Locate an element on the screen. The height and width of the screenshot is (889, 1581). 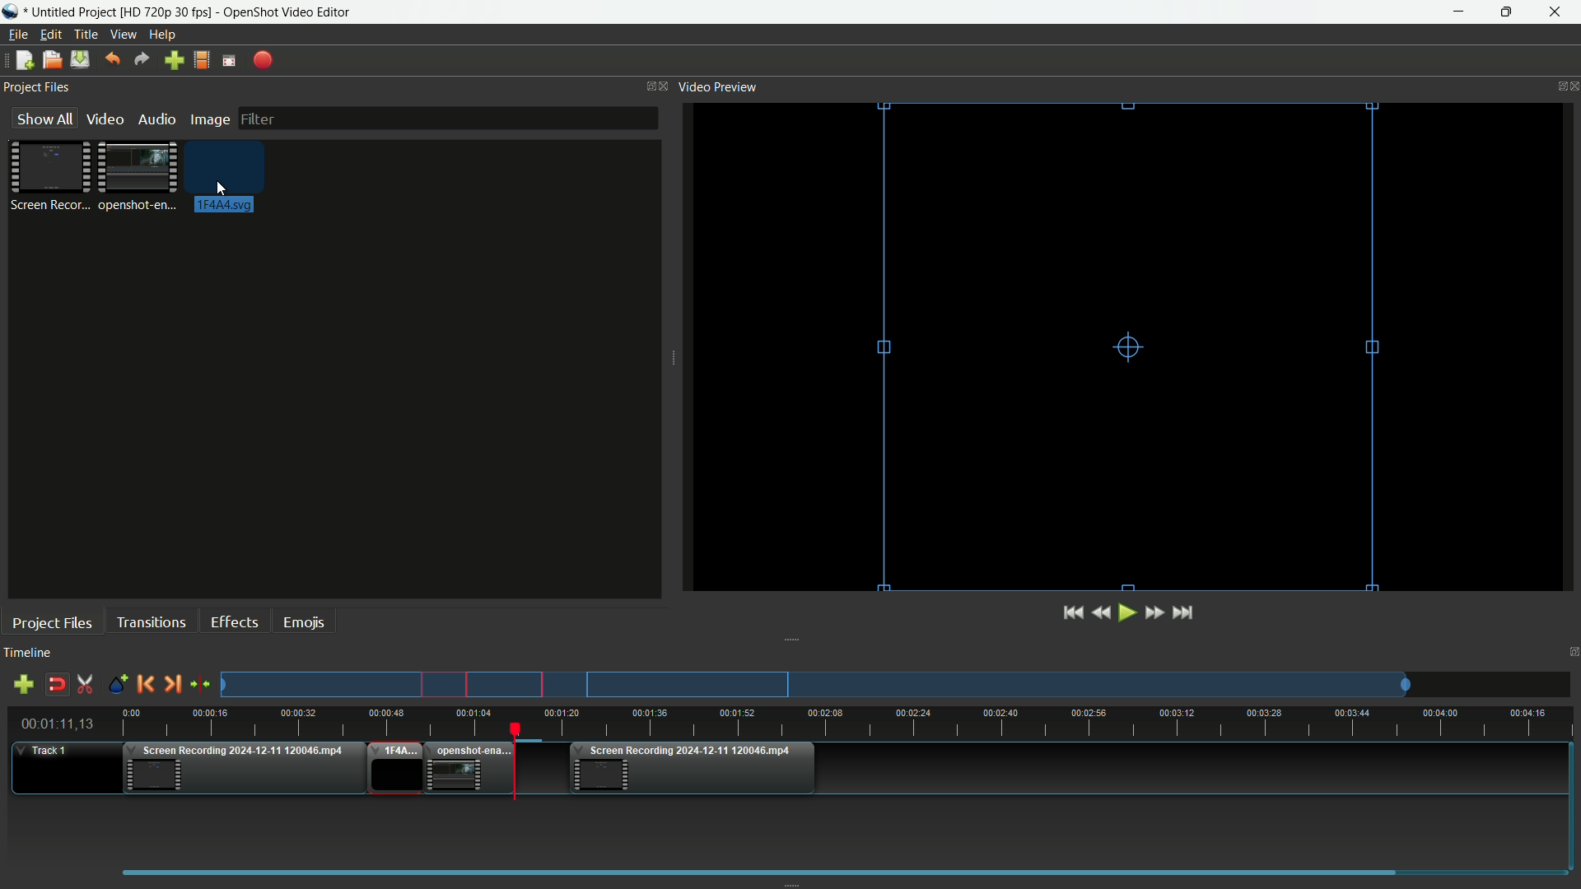
Emojis is located at coordinates (304, 621).